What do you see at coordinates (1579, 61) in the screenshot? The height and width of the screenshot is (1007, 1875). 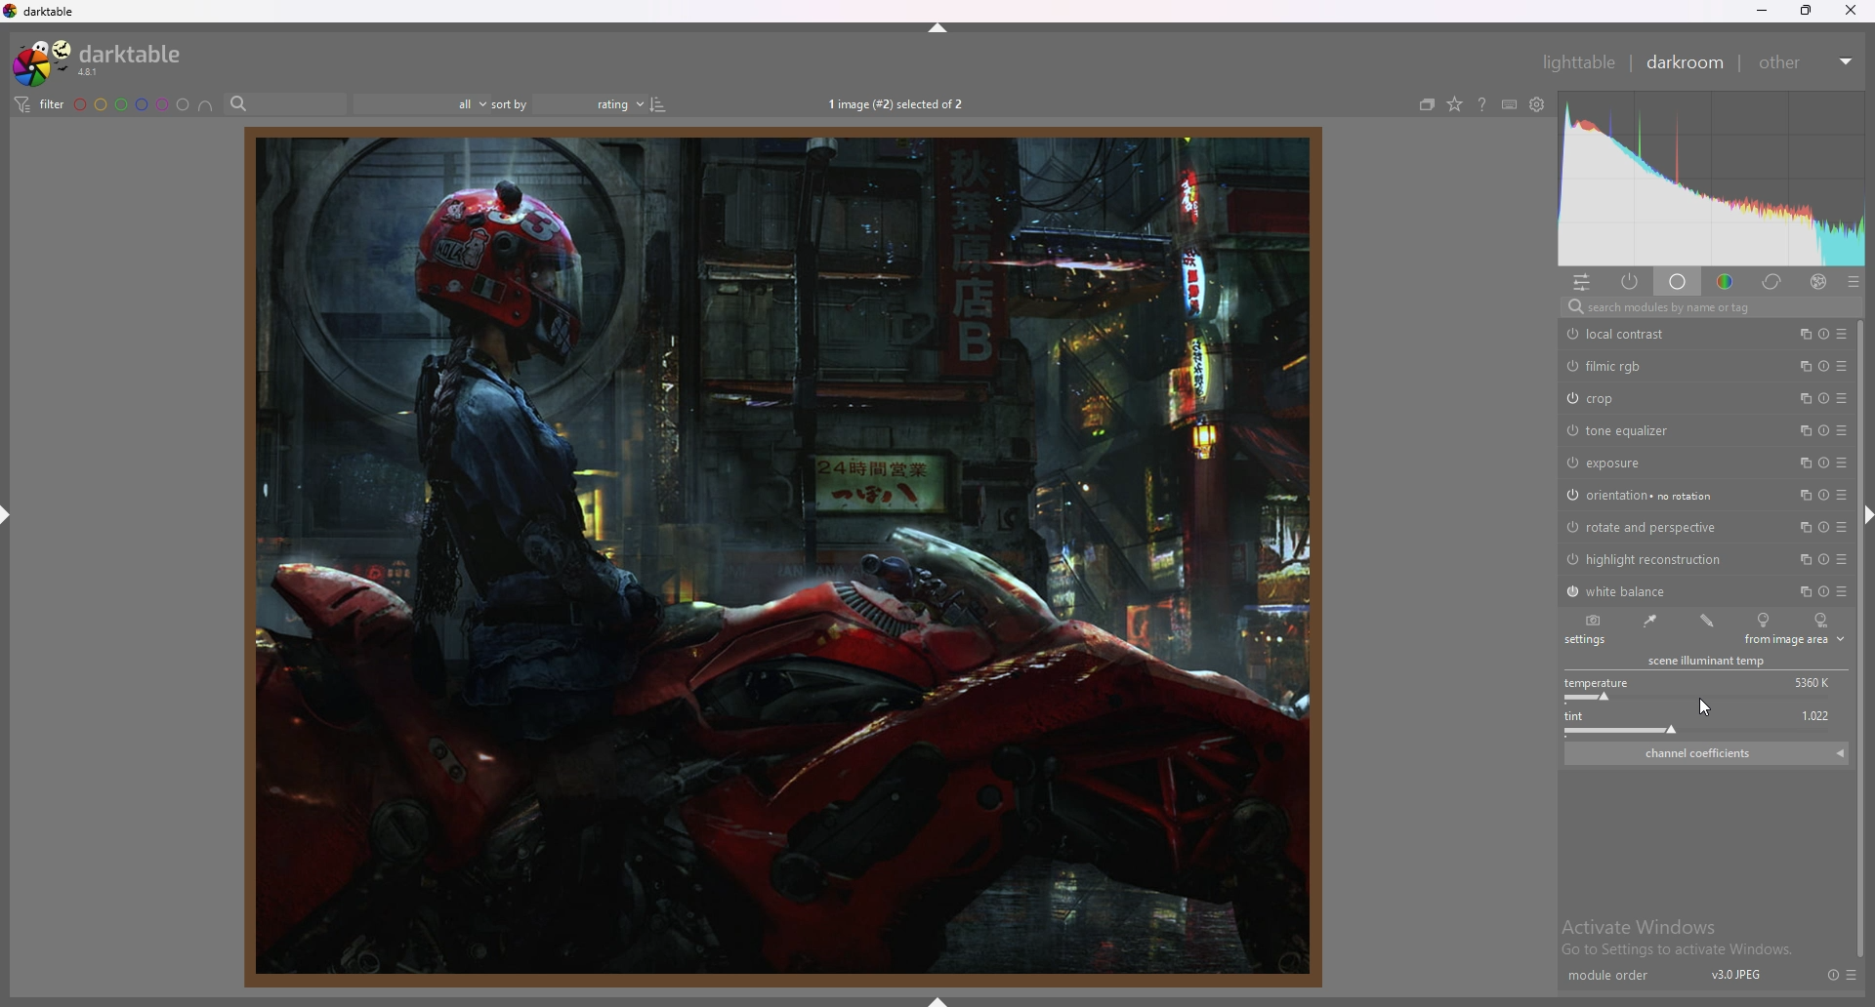 I see `lighttable` at bounding box center [1579, 61].